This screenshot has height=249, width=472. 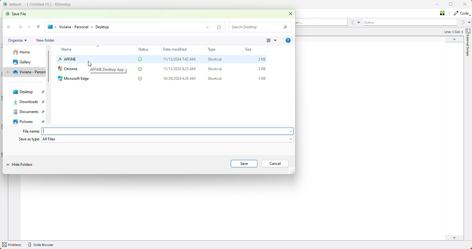 I want to click on code, so click(x=461, y=13).